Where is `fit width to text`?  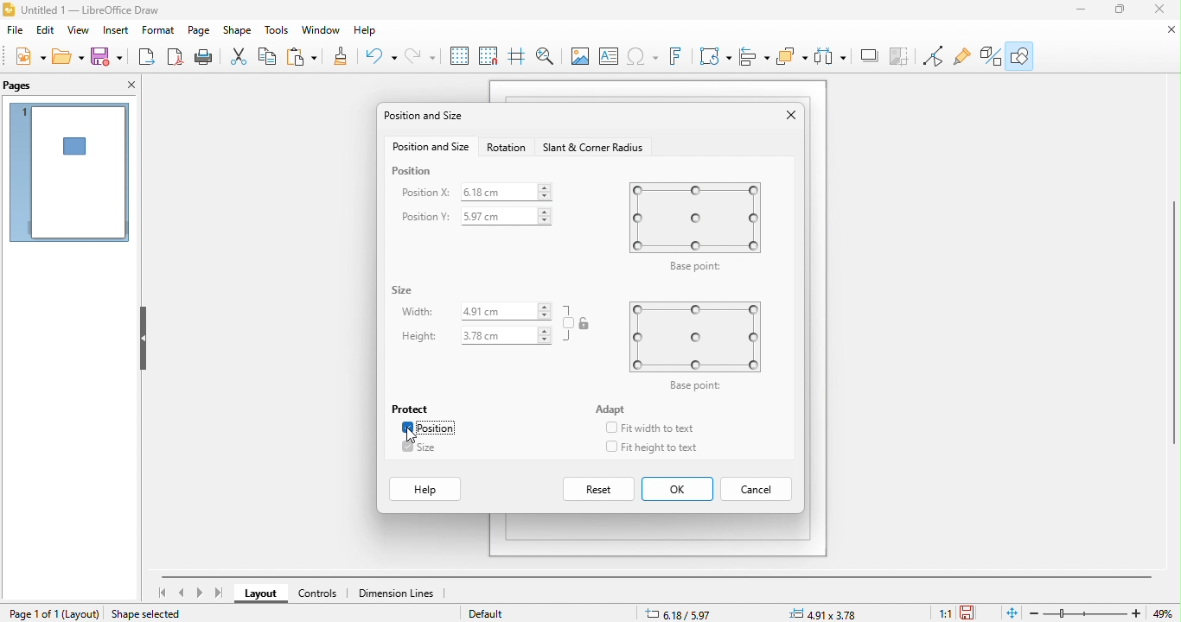 fit width to text is located at coordinates (659, 428).